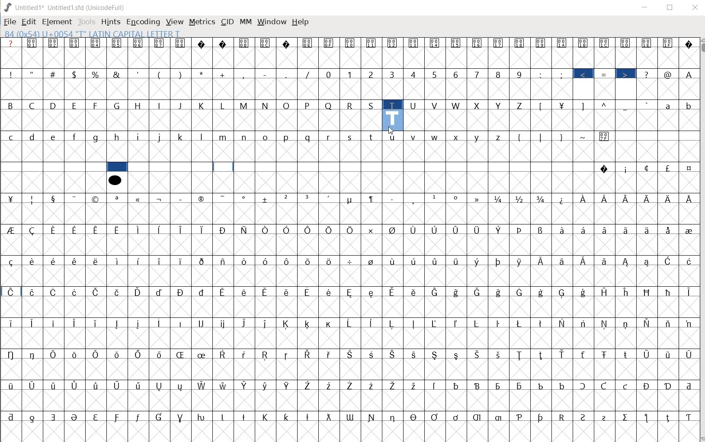 This screenshot has width=705, height=442. What do you see at coordinates (330, 105) in the screenshot?
I see `Q` at bounding box center [330, 105].